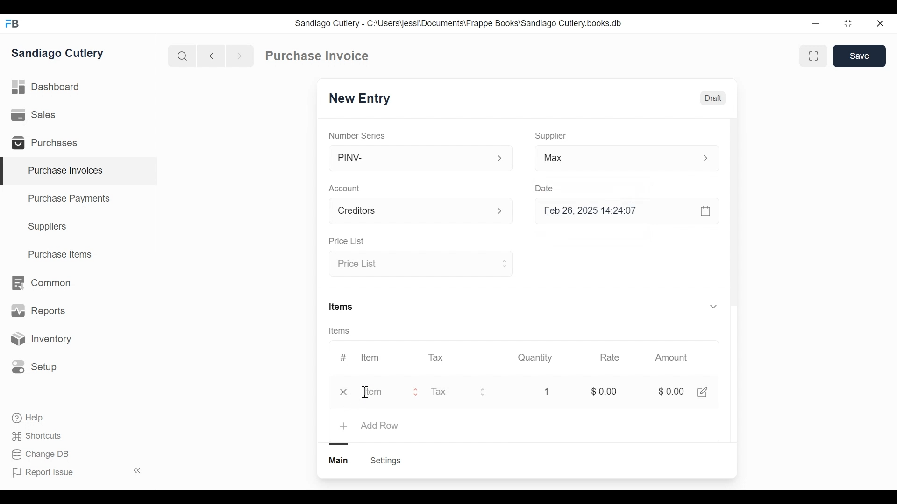 The image size is (897, 504). I want to click on $0.00, so click(670, 392).